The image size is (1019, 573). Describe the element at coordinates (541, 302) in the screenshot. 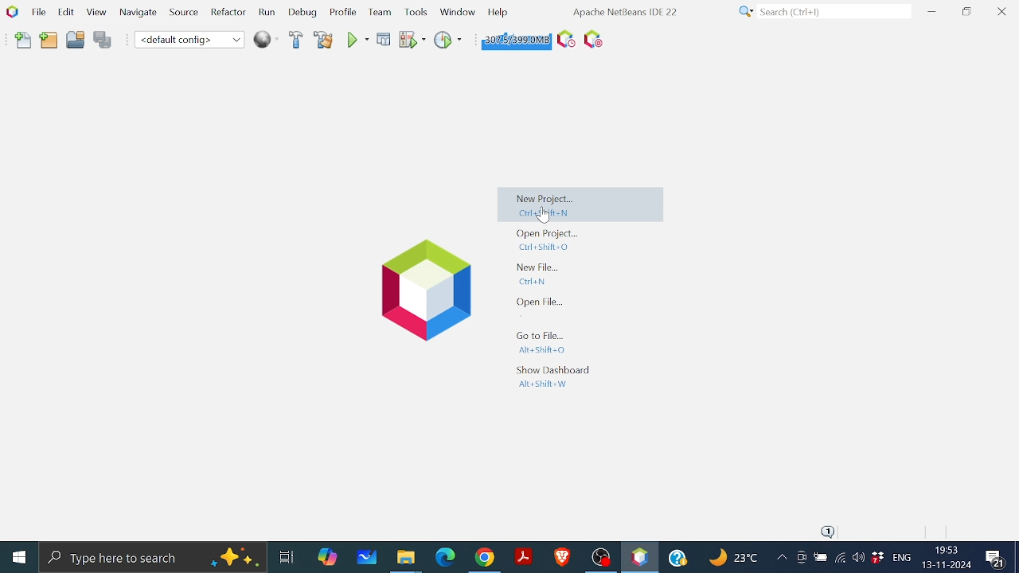

I see `Open file` at that location.